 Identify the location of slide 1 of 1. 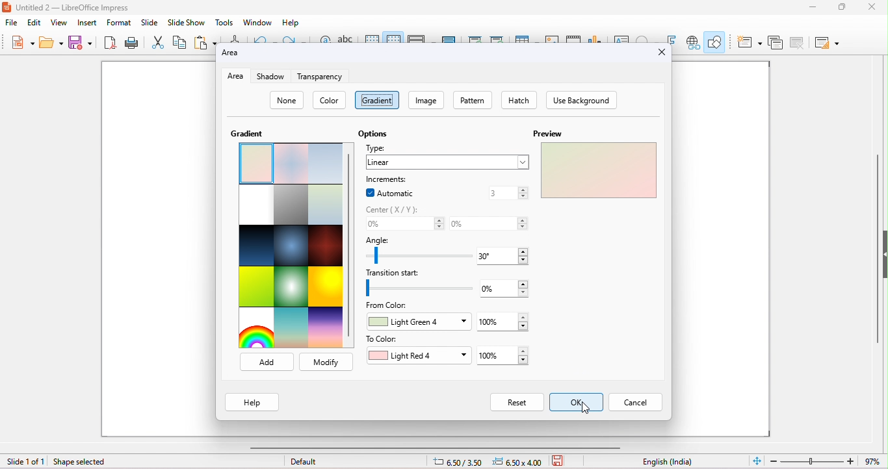
(25, 462).